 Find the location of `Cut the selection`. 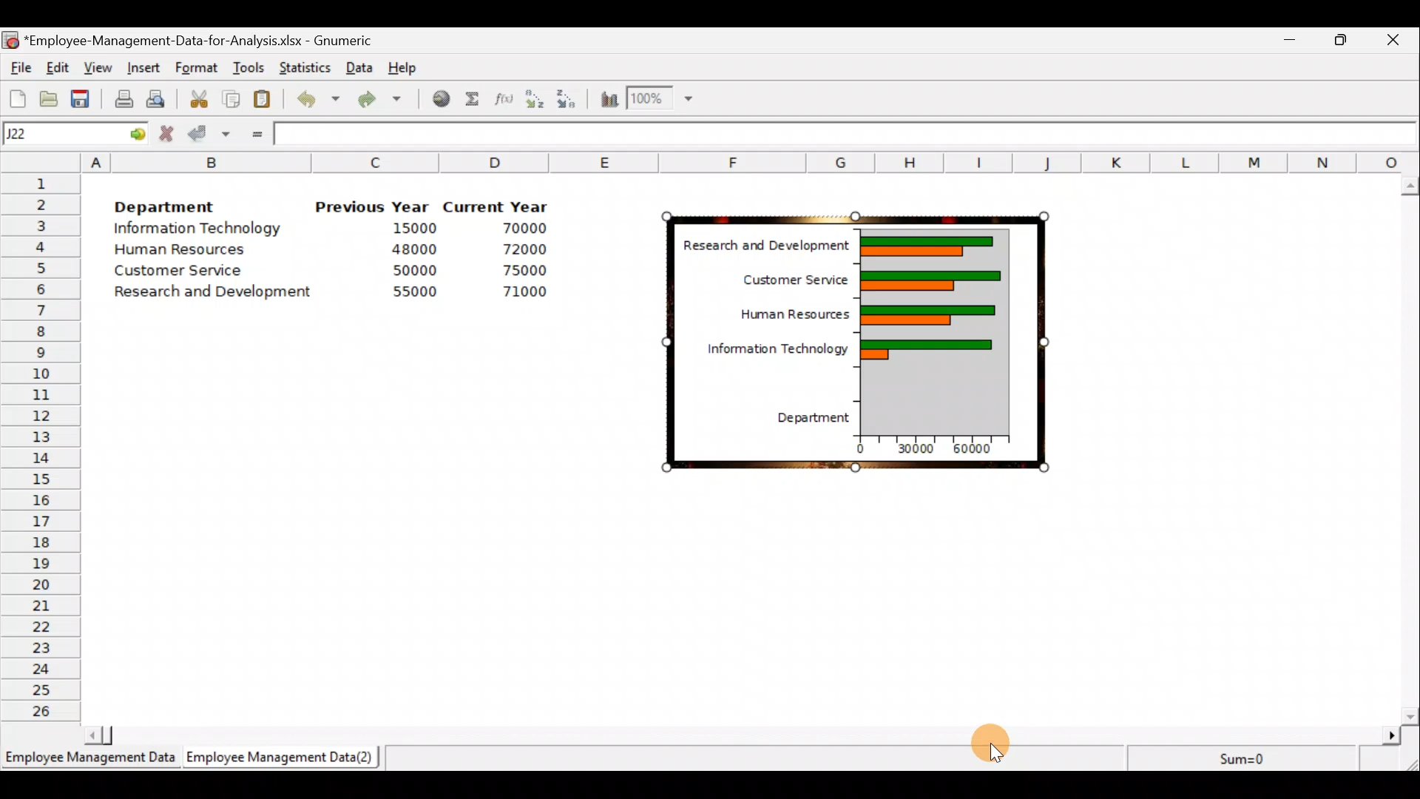

Cut the selection is located at coordinates (200, 101).